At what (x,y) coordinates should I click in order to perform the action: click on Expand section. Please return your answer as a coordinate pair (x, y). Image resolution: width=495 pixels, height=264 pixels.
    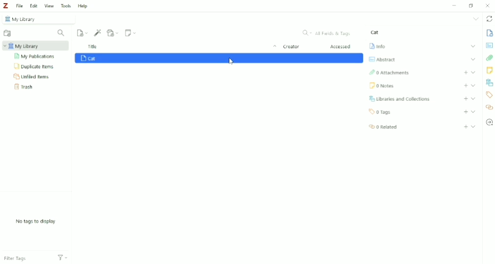
    Looking at the image, I should click on (473, 112).